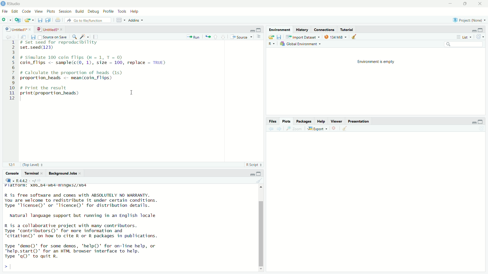  I want to click on R Script, so click(254, 165).